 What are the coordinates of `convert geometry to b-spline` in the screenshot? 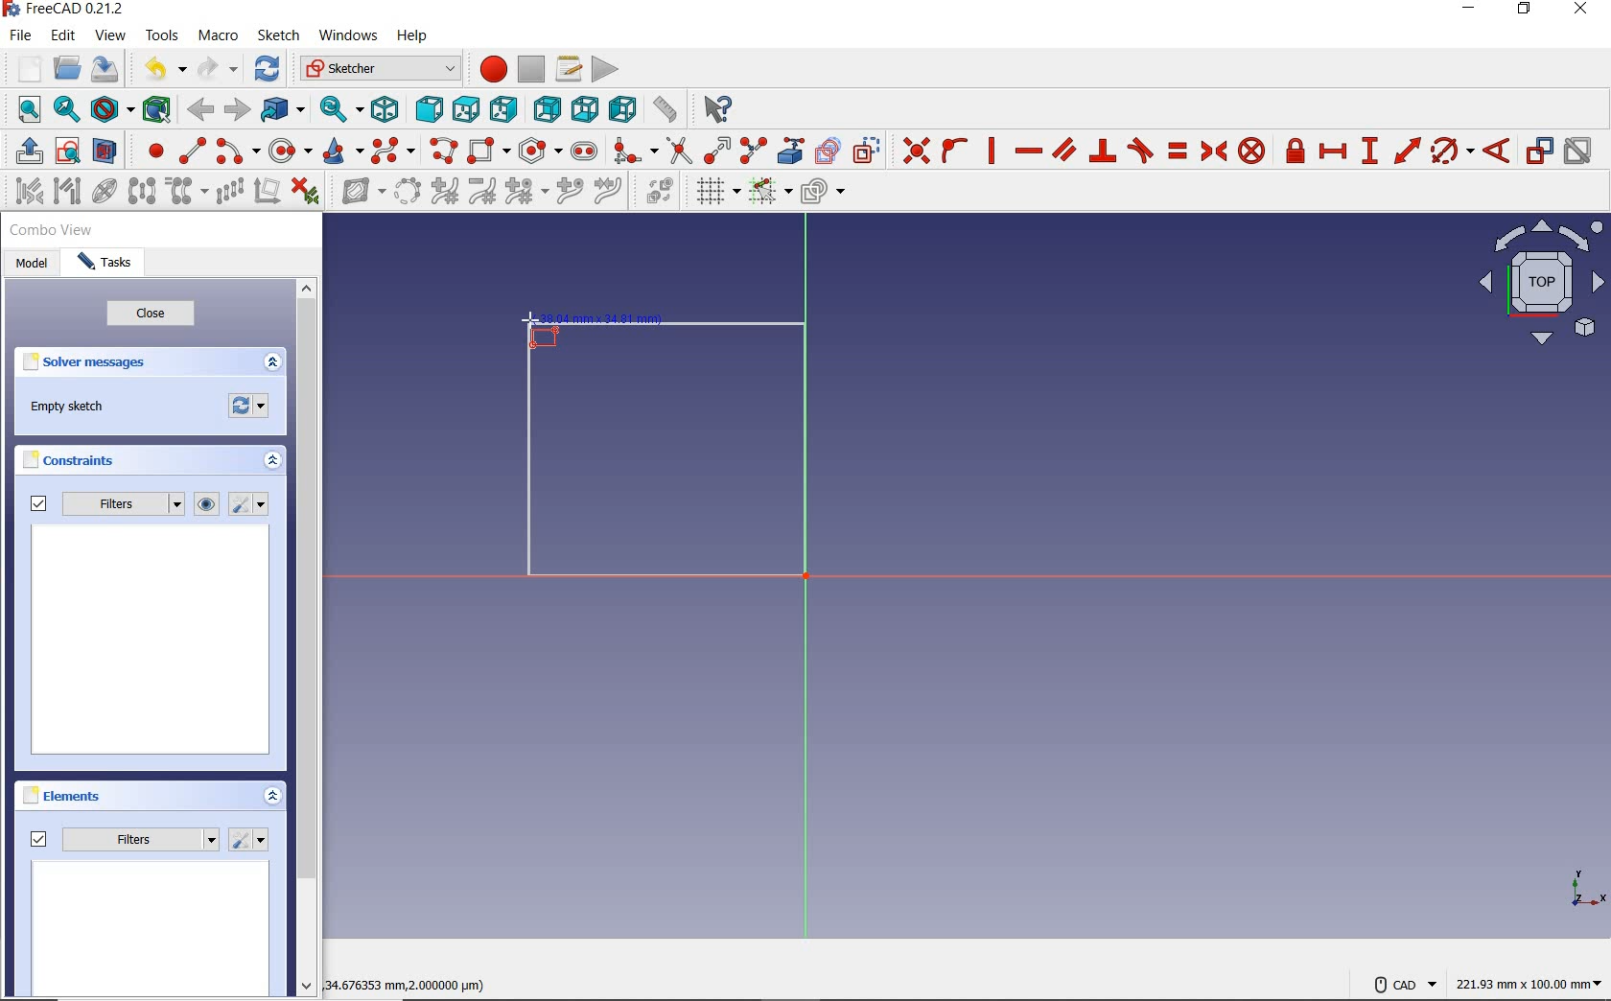 It's located at (407, 191).